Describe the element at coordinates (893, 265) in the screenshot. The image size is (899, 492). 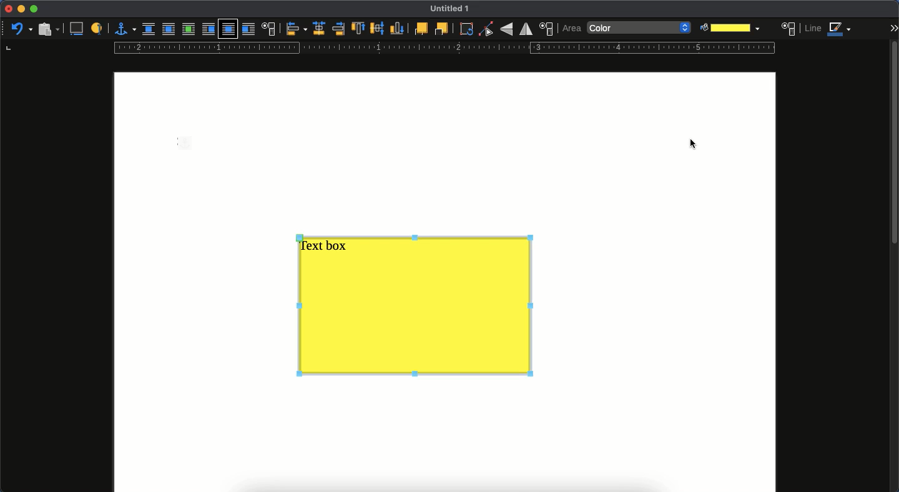
I see `scroll` at that location.